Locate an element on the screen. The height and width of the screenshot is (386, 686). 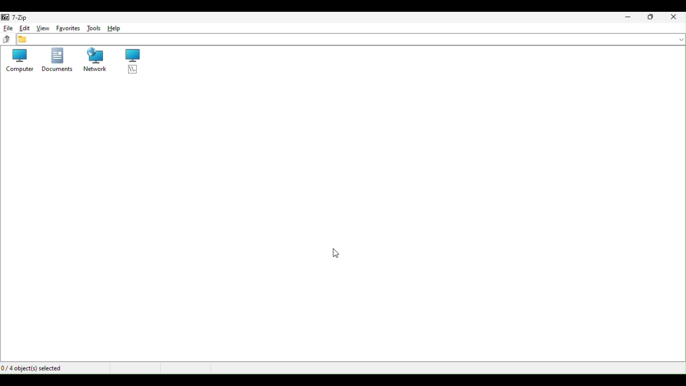
File is located at coordinates (7, 28).